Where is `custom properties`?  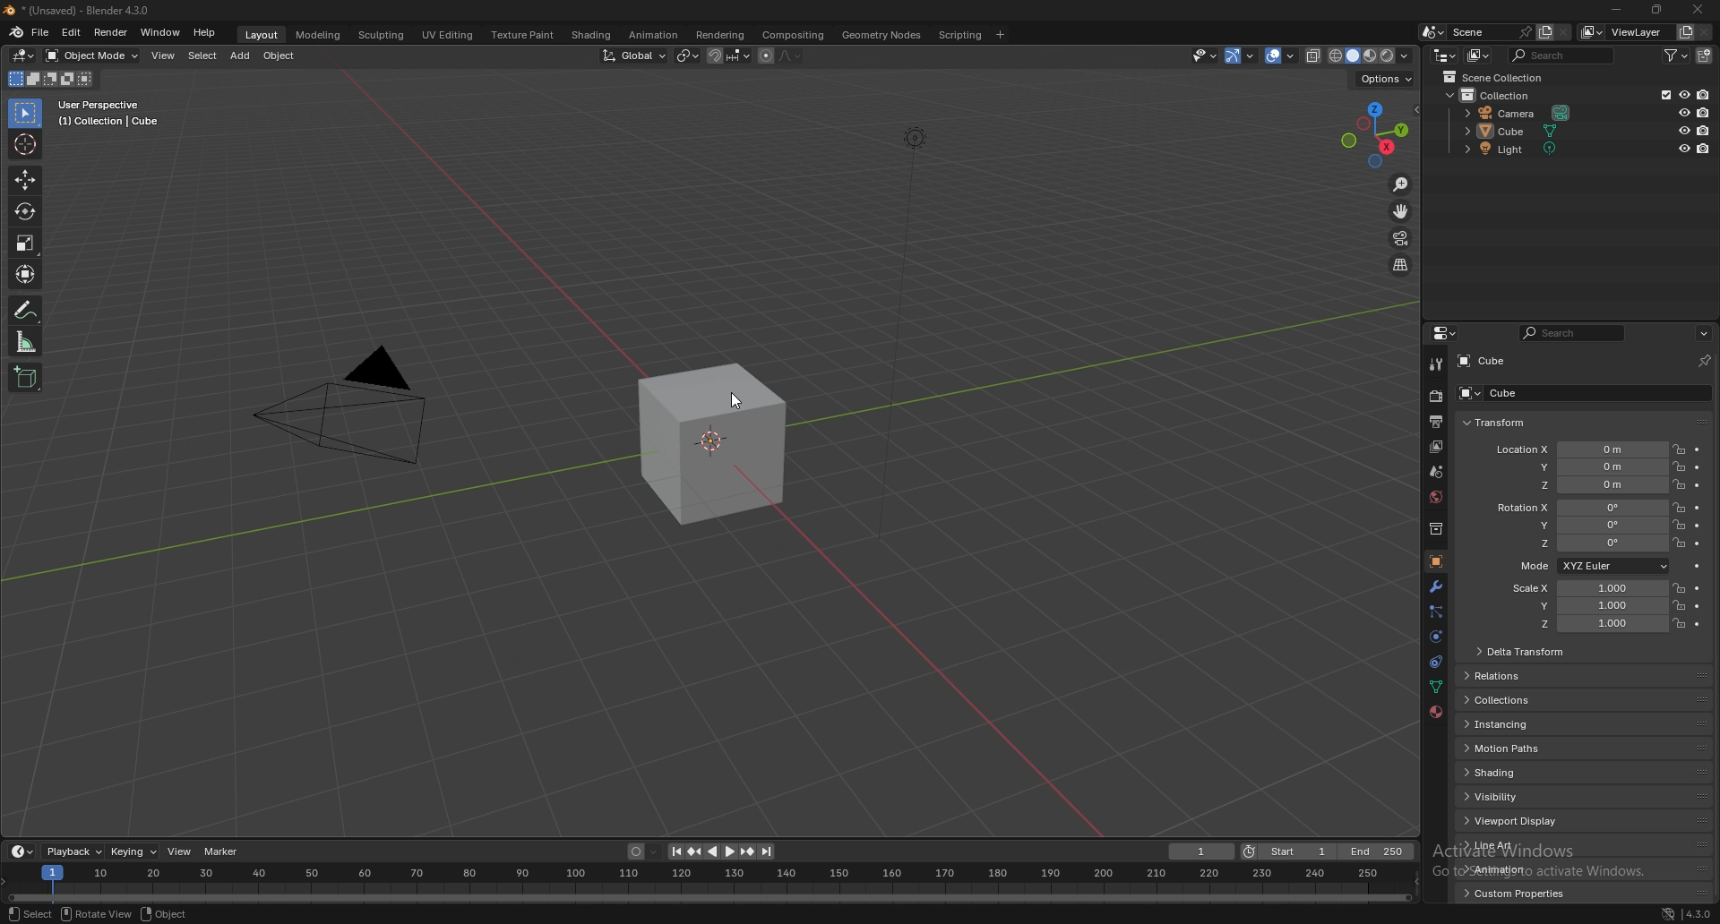
custom properties is located at coordinates (1519, 894).